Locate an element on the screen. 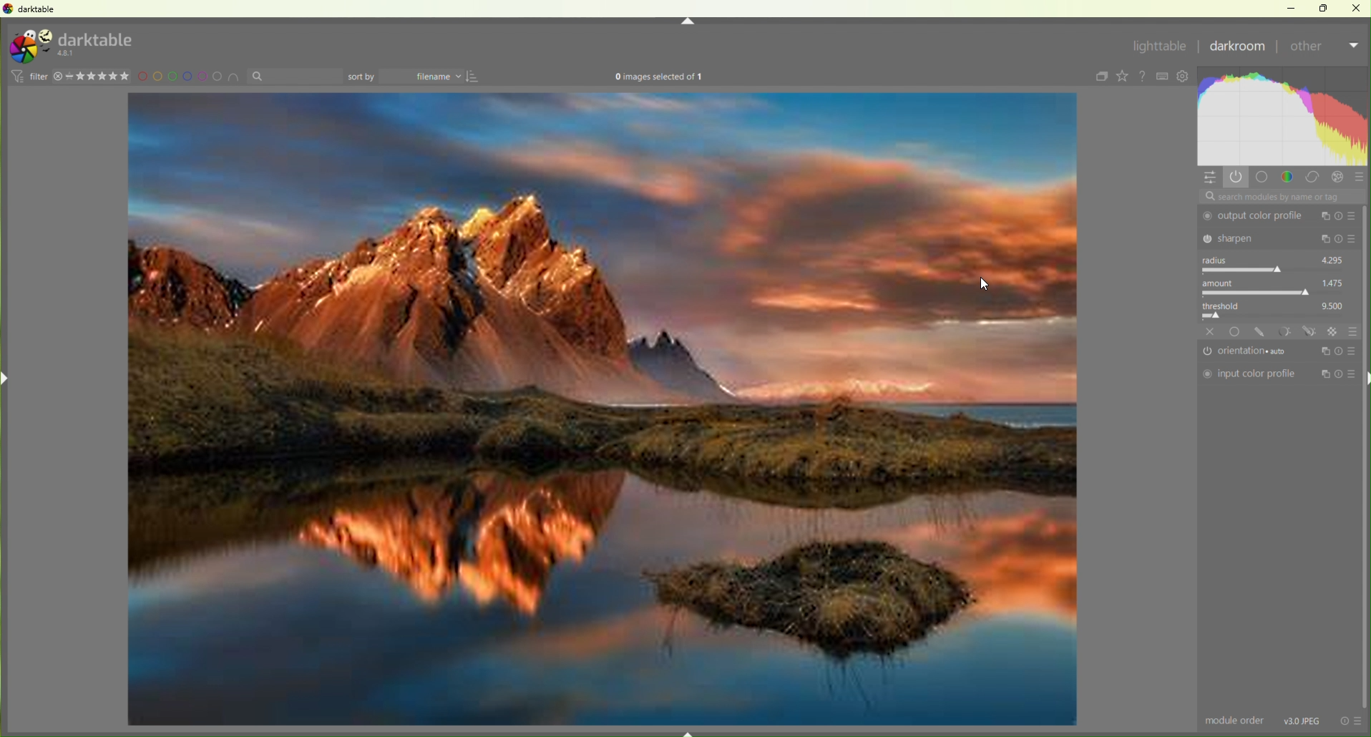  Effects is located at coordinates (1334, 331).